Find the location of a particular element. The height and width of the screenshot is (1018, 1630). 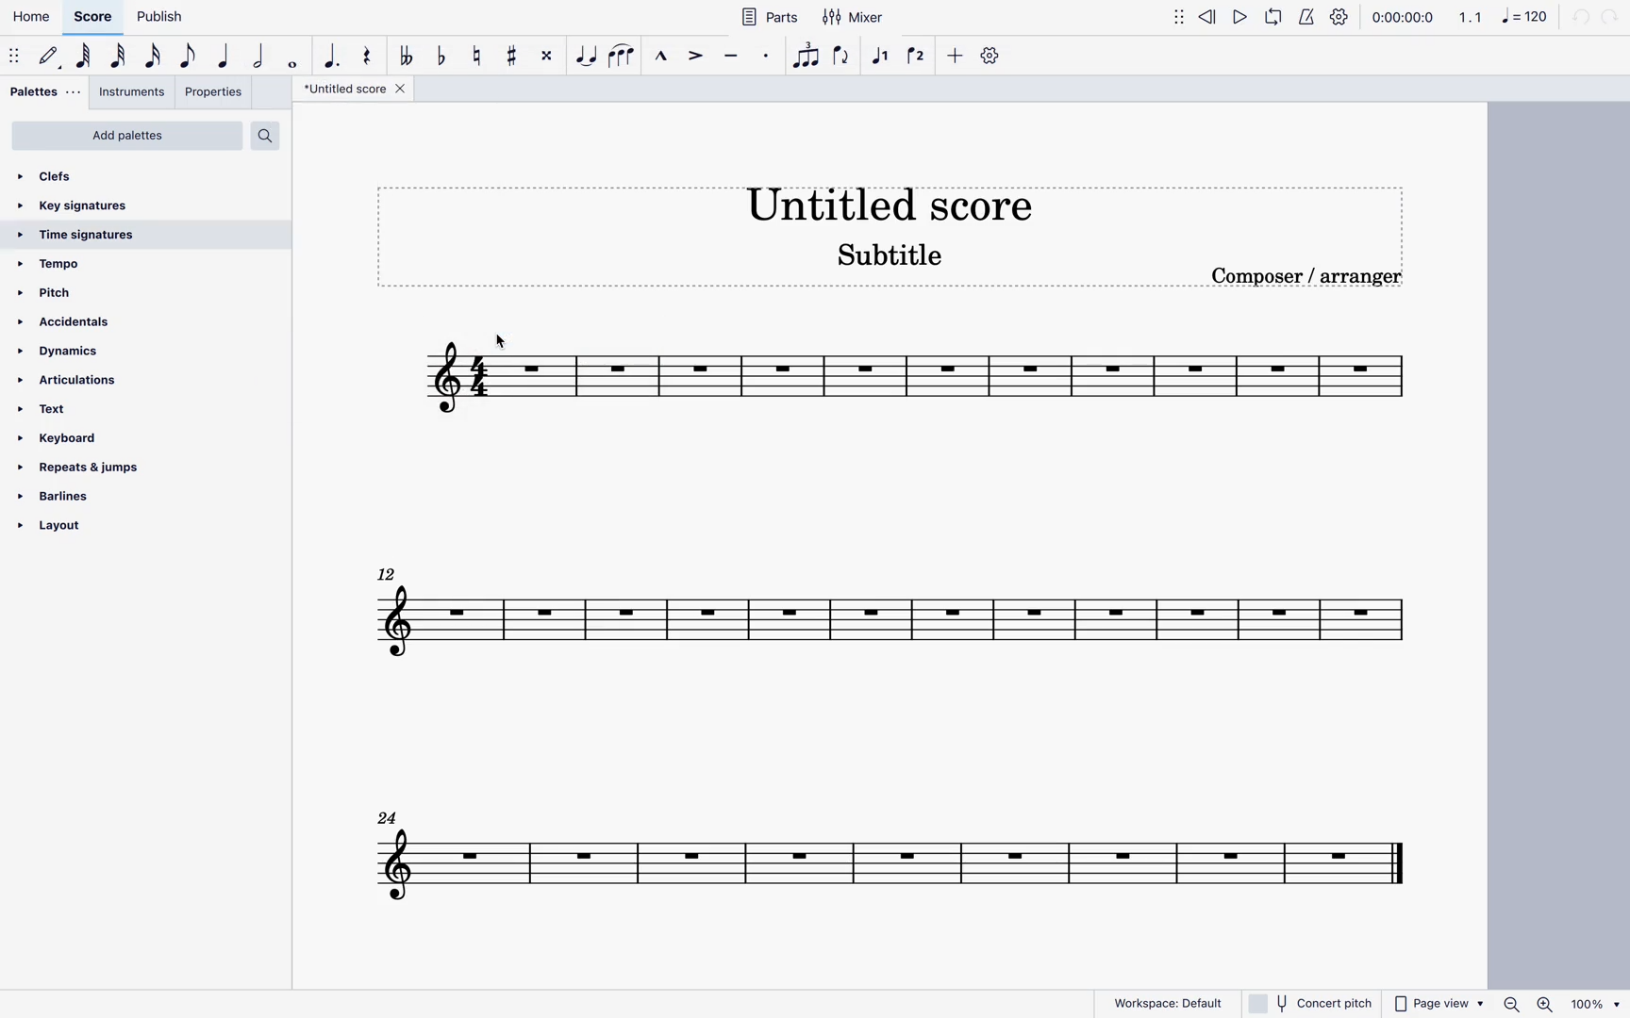

half note is located at coordinates (258, 60).